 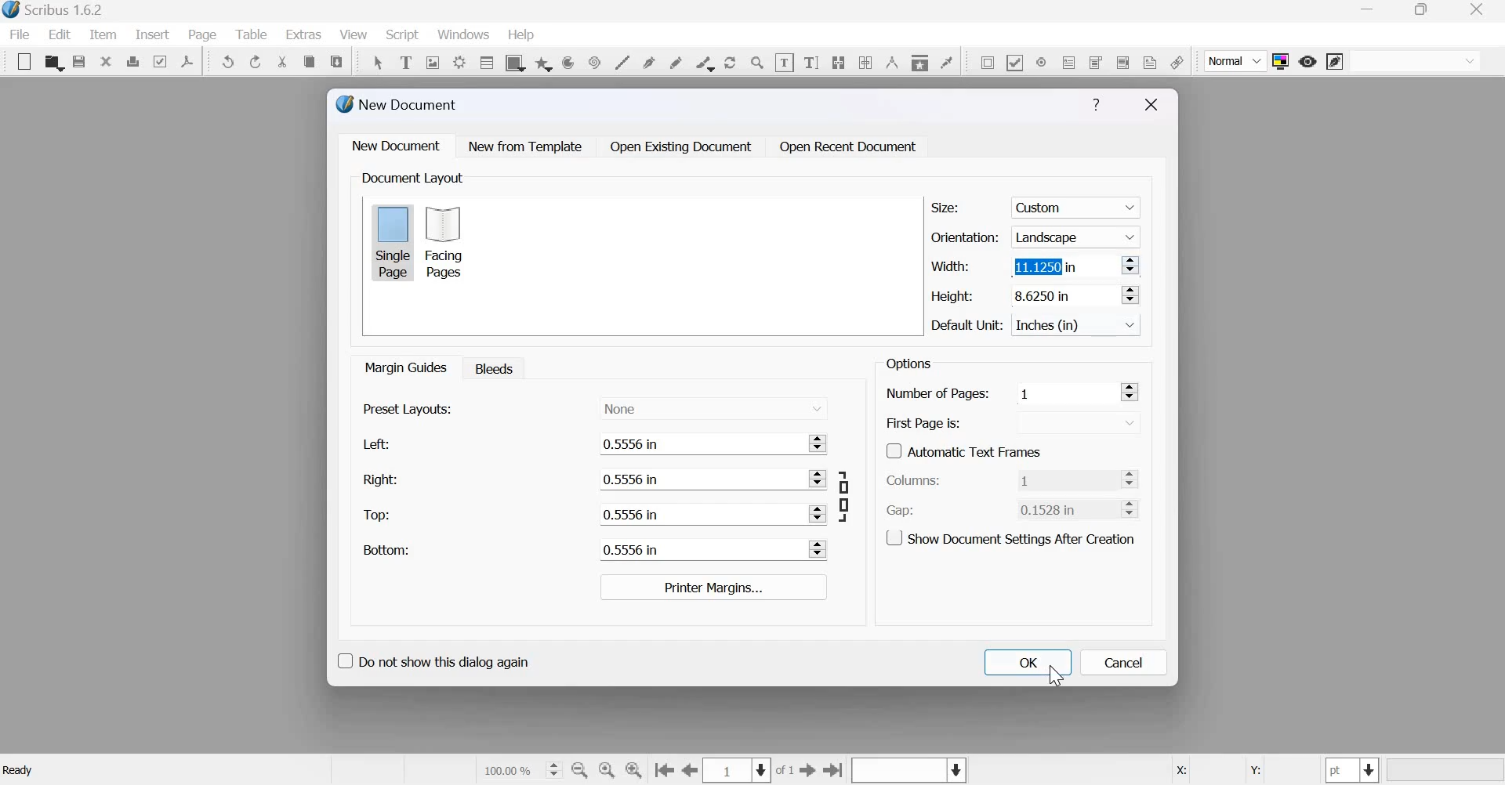 What do you see at coordinates (581, 770) in the screenshot?
I see `zoom out by the stepping values in tool preferences` at bounding box center [581, 770].